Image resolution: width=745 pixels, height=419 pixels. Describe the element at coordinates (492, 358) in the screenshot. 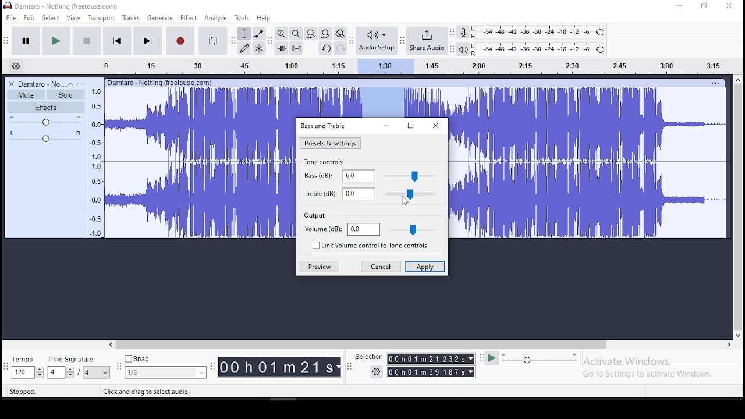

I see `Play` at that location.